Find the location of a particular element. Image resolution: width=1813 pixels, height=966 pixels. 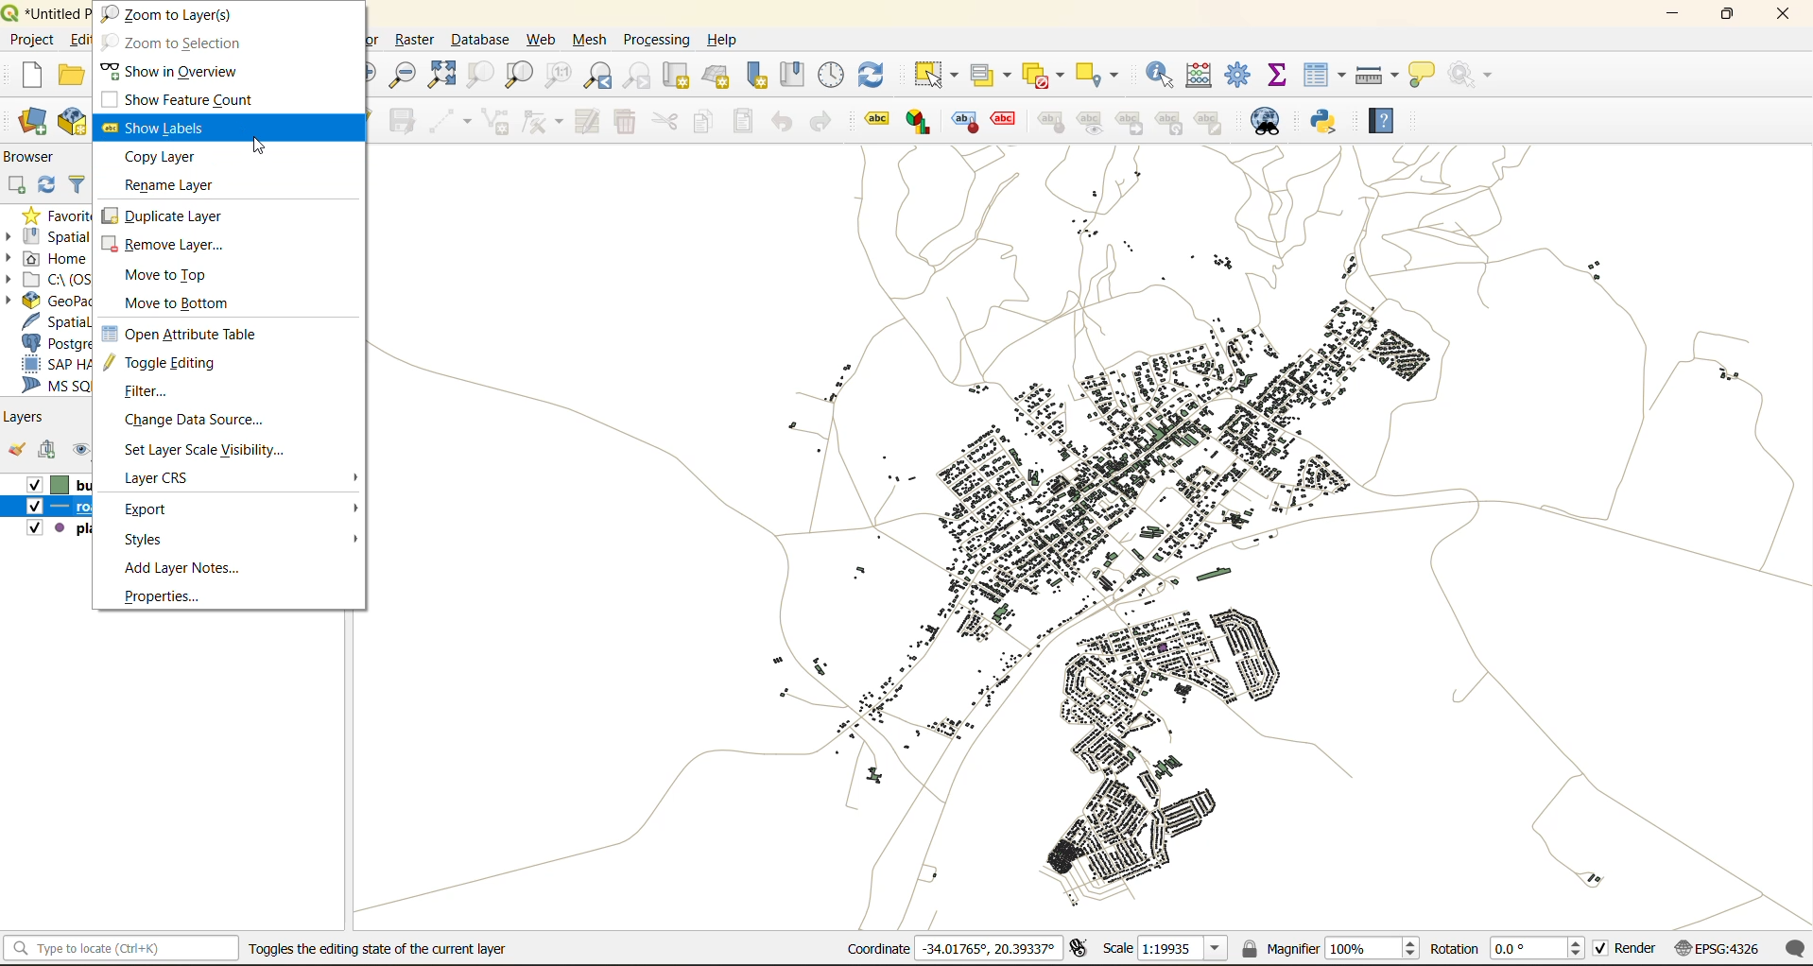

show labels is located at coordinates (160, 130).